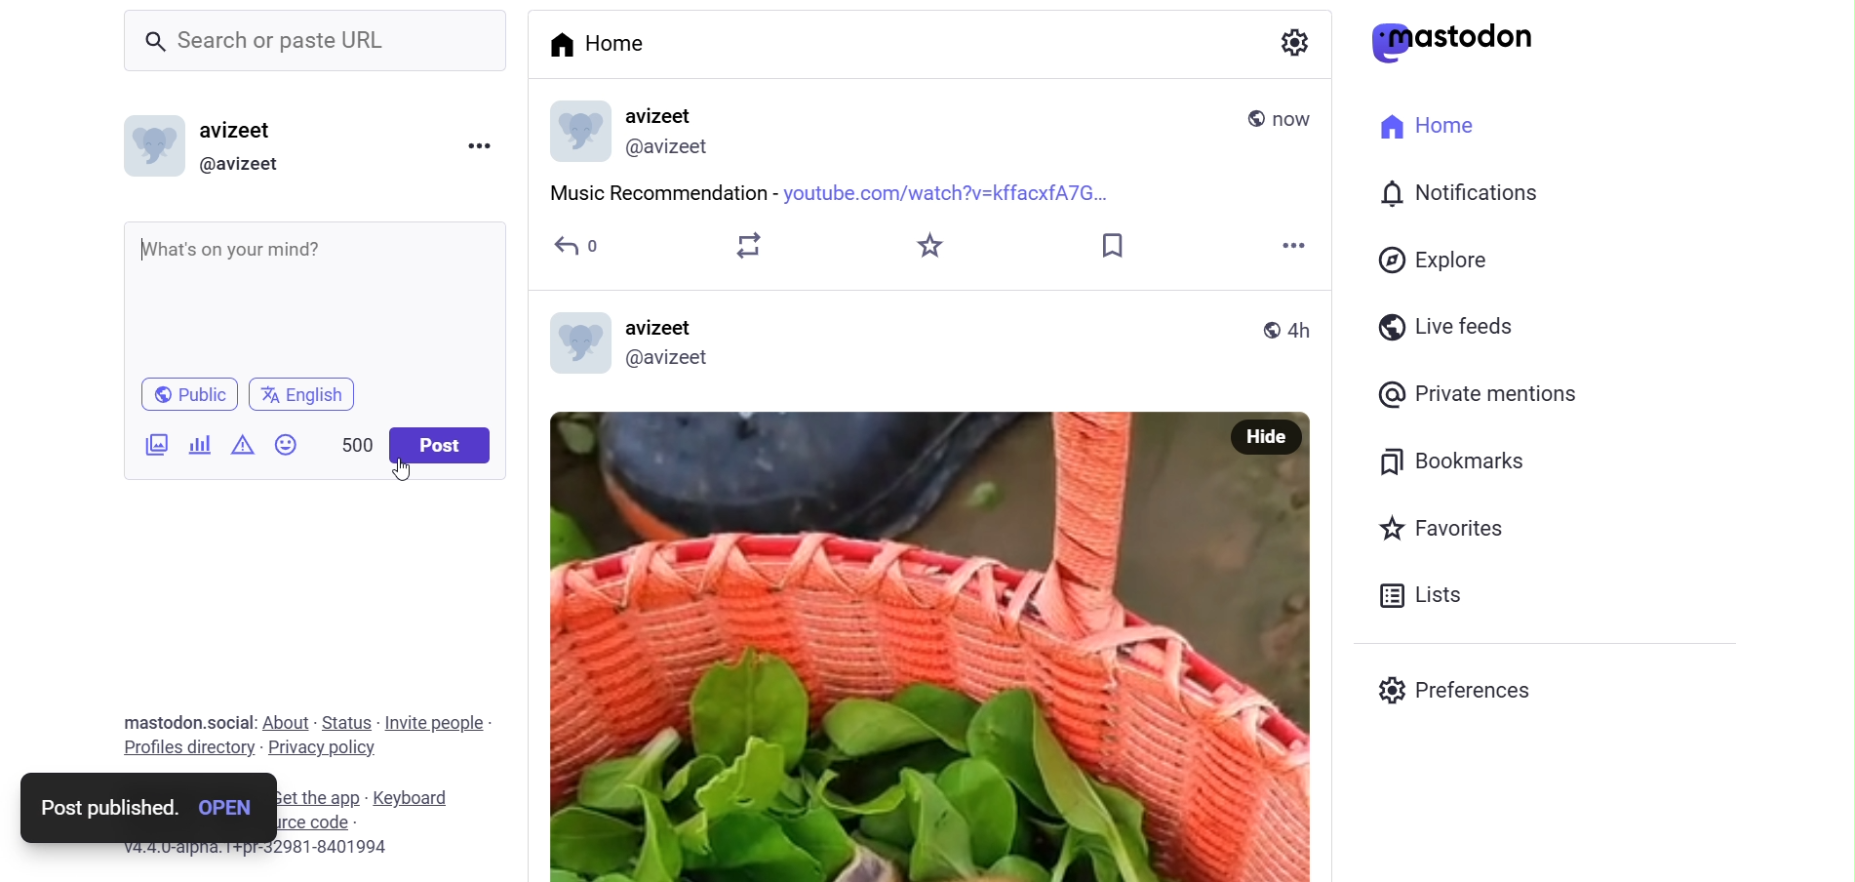 This screenshot has width=1855, height=882. What do you see at coordinates (1112, 245) in the screenshot?
I see `bookmark` at bounding box center [1112, 245].